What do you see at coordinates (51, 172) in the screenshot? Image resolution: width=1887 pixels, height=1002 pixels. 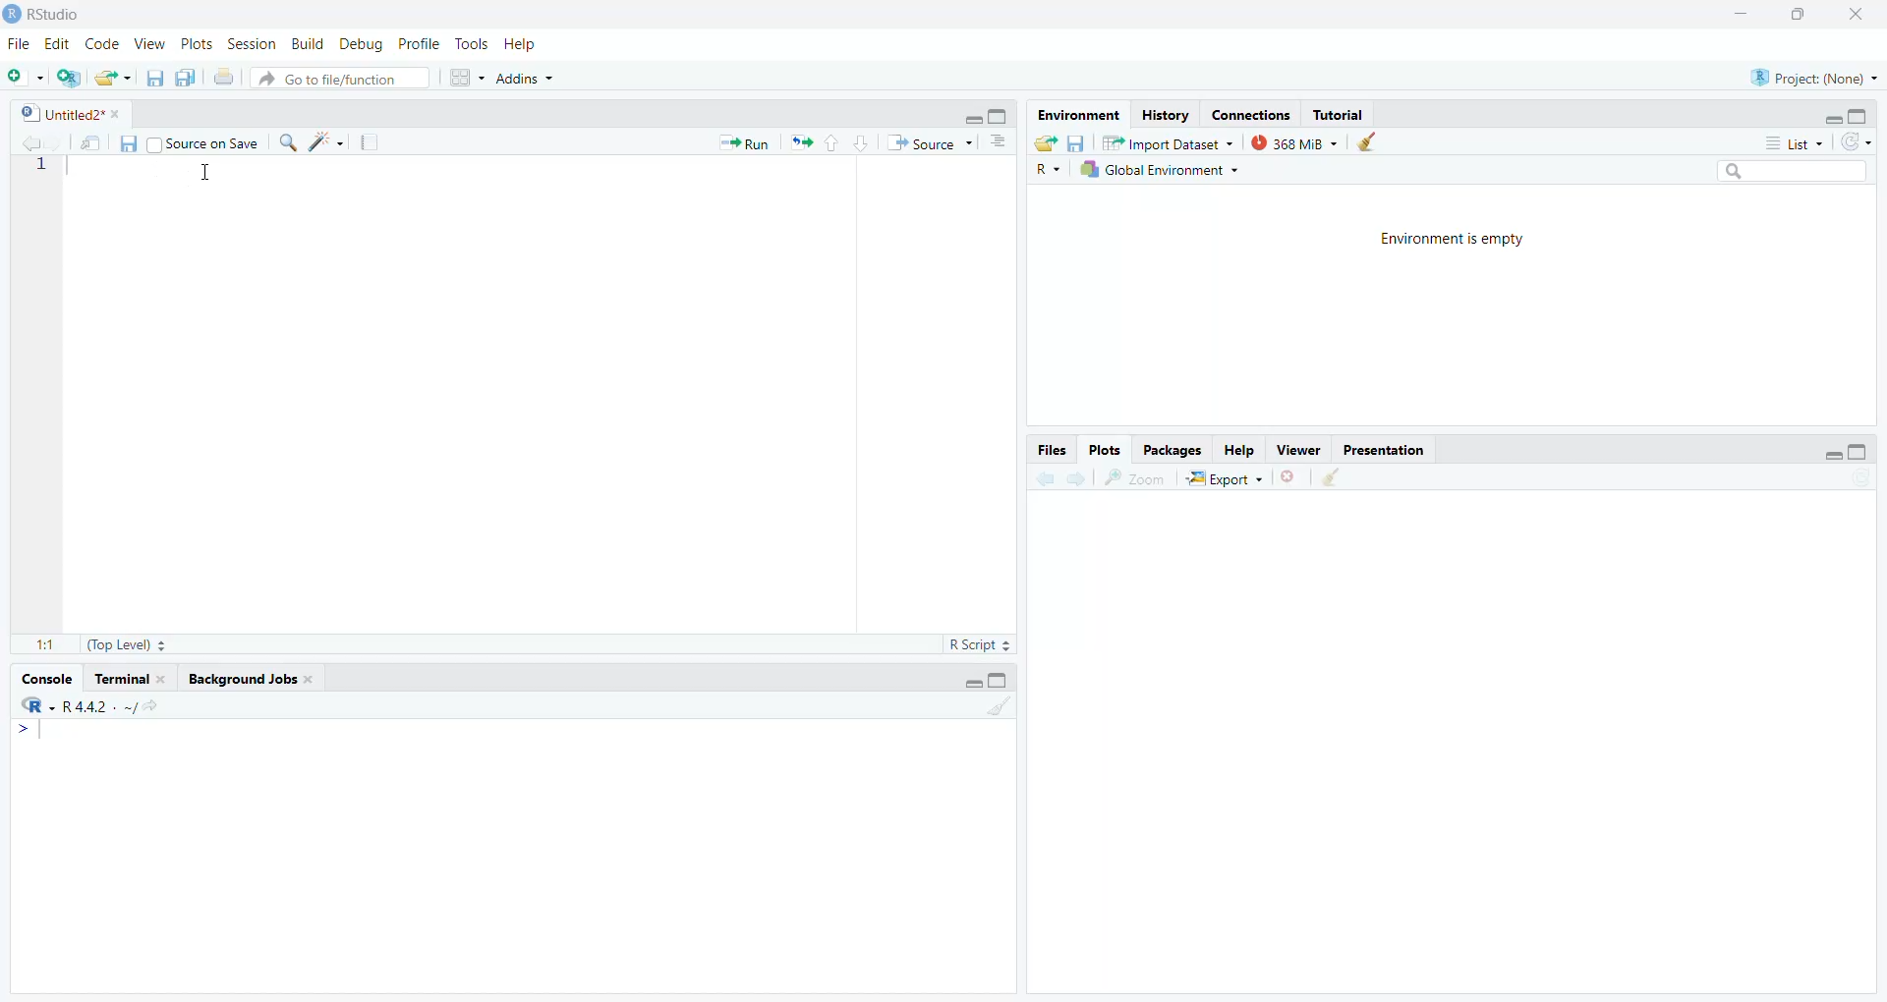 I see `1` at bounding box center [51, 172].